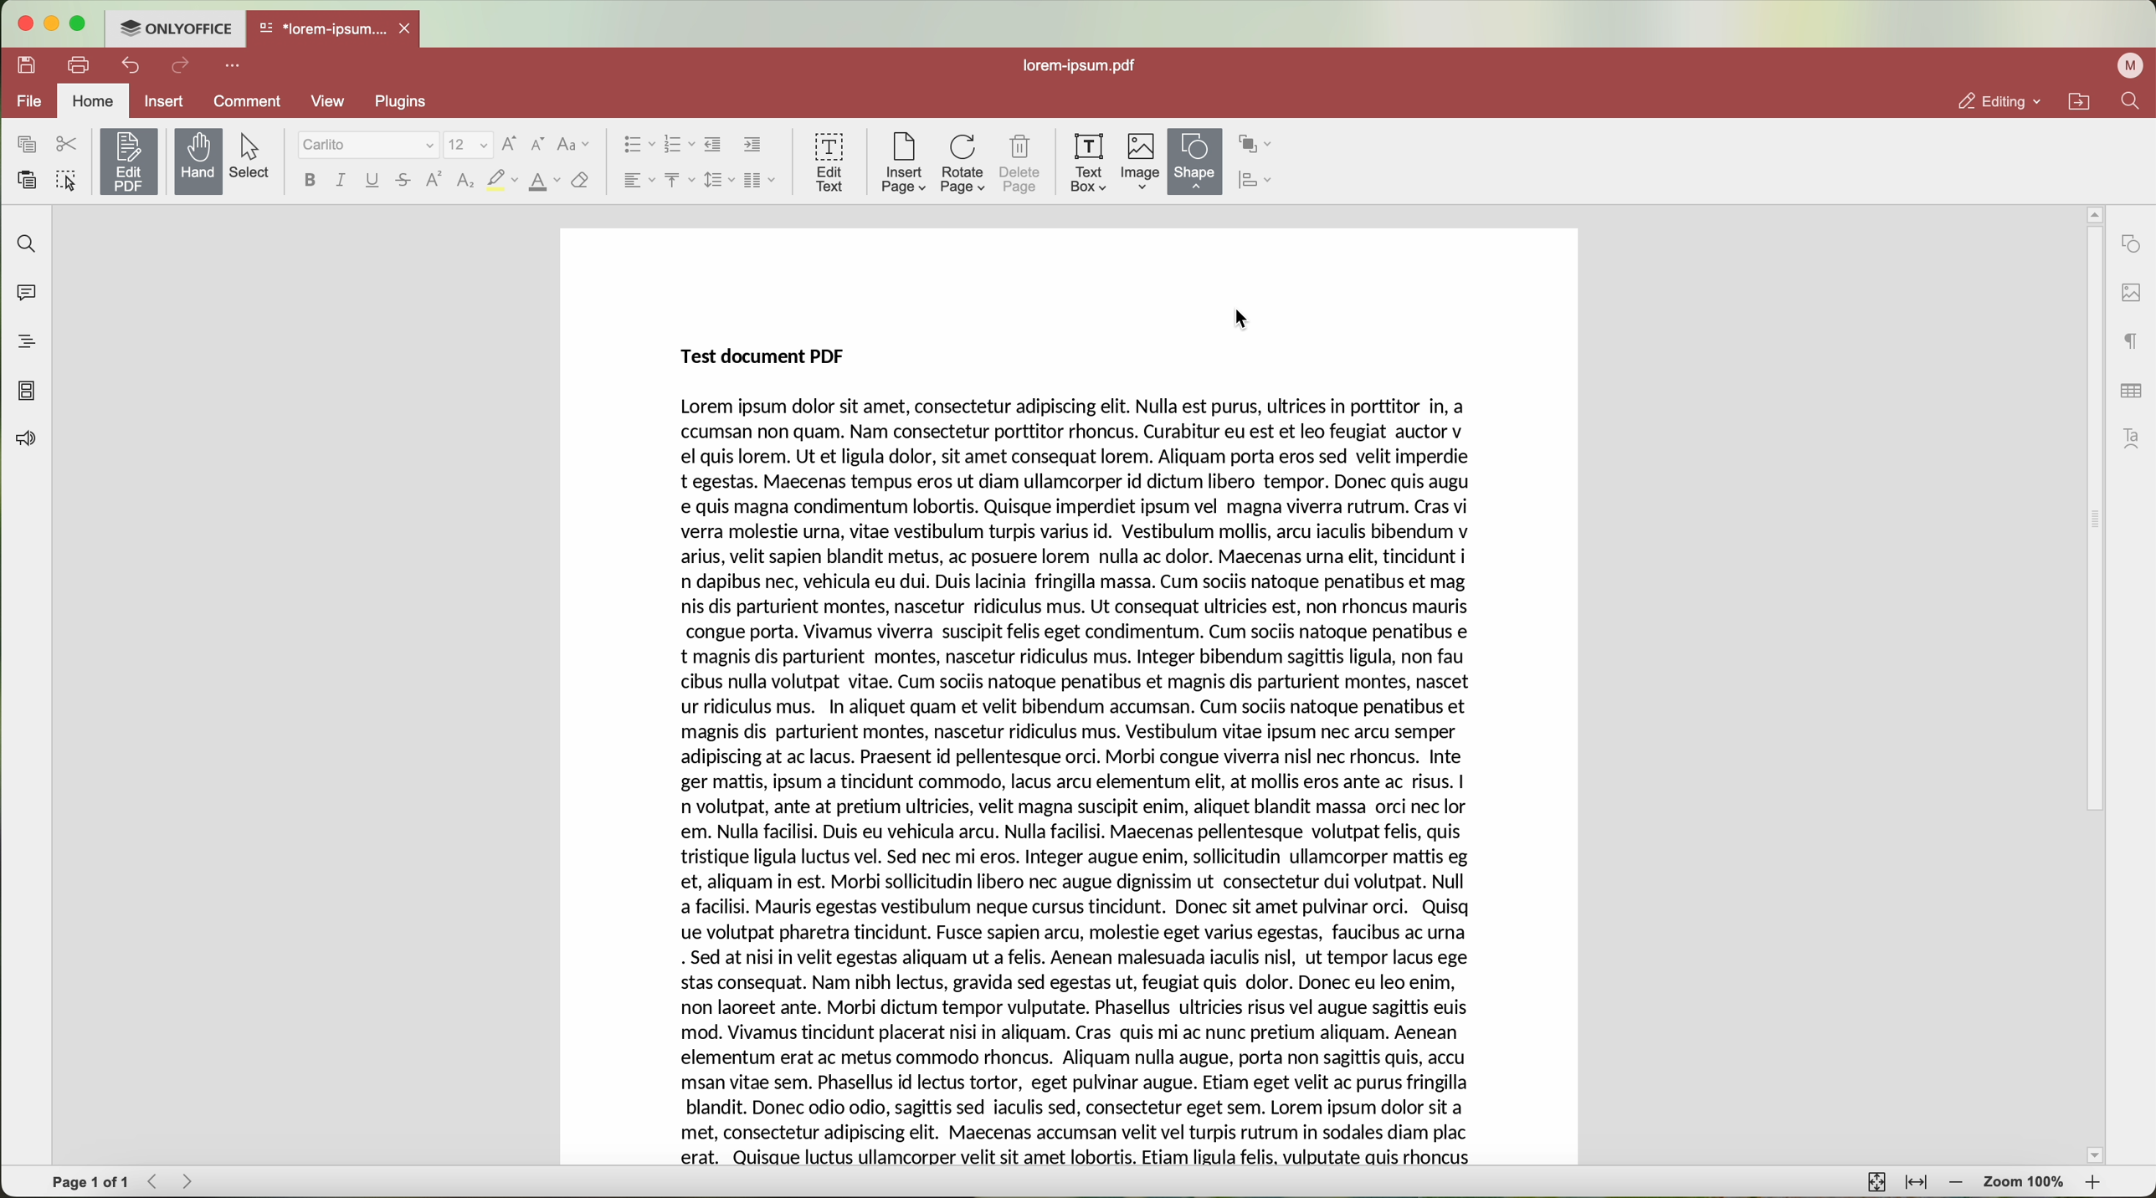  Describe the element at coordinates (758, 354) in the screenshot. I see `Test document PDF` at that location.